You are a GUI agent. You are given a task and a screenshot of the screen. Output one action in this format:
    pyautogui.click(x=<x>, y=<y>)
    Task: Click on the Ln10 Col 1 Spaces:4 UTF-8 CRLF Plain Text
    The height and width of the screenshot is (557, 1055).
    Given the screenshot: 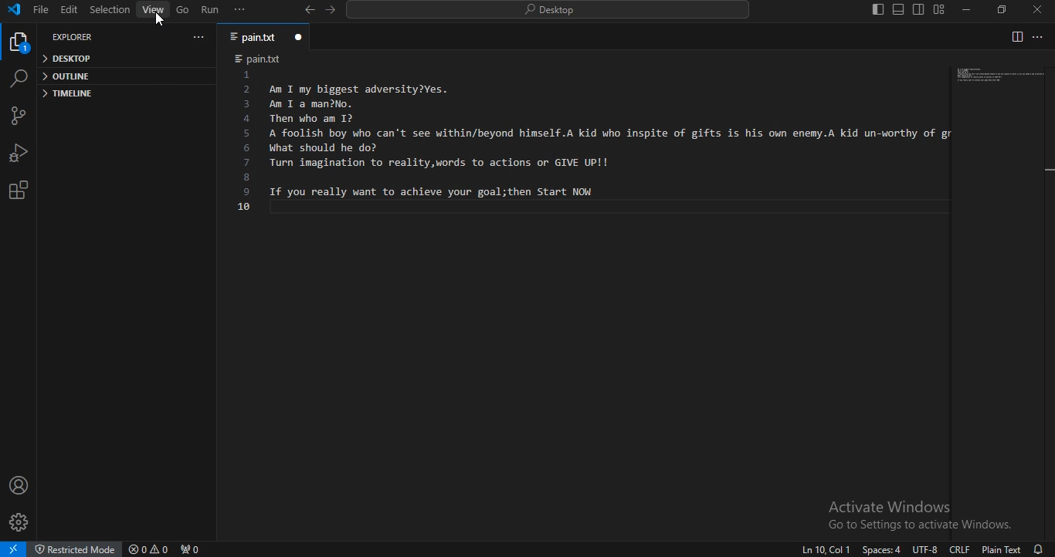 What is the action you would take?
    pyautogui.click(x=907, y=549)
    